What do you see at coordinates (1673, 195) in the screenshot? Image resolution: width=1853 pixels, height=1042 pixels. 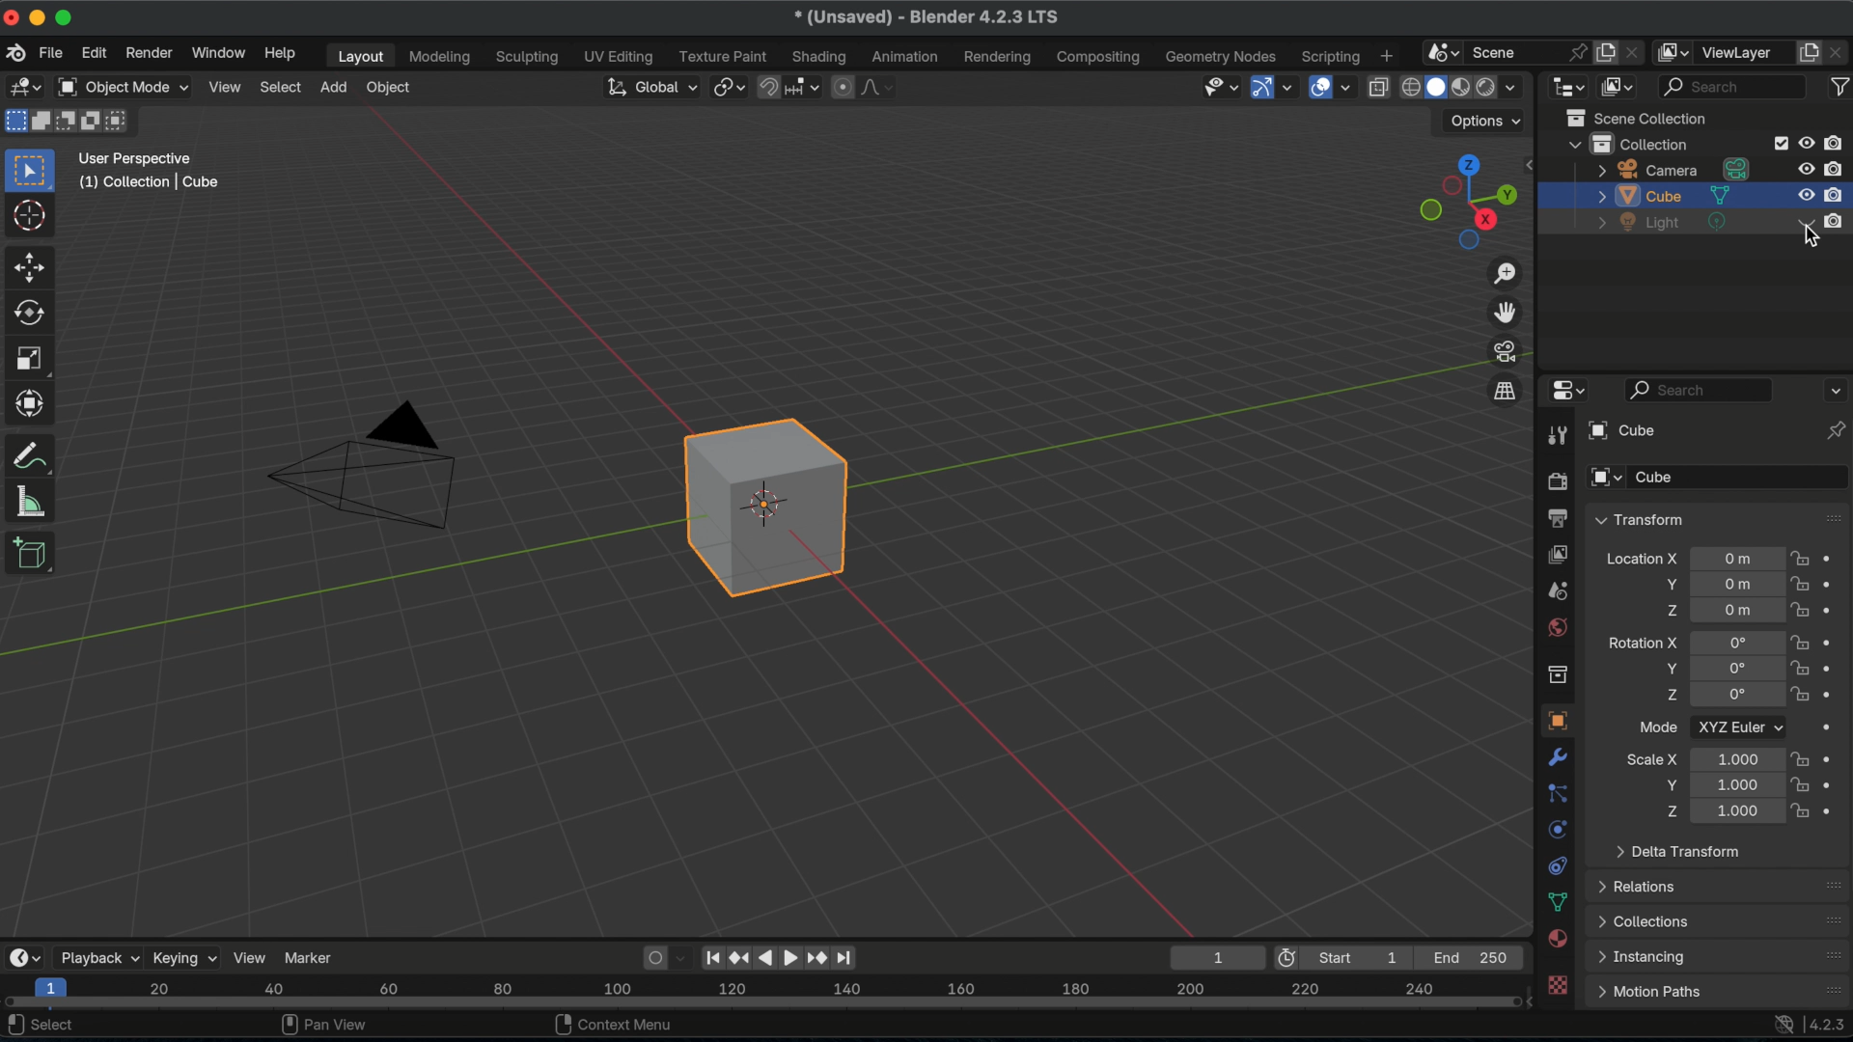 I see `cube` at bounding box center [1673, 195].